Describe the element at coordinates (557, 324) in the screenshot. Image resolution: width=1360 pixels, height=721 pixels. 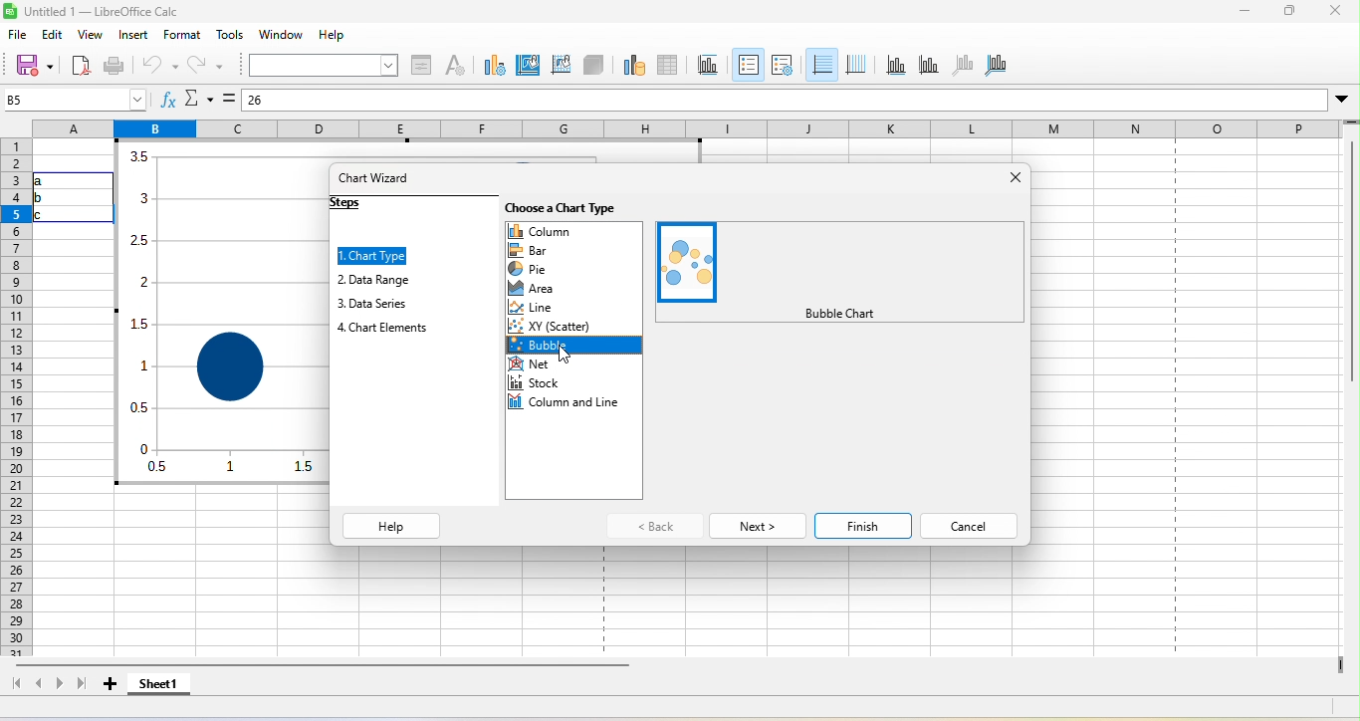
I see `xy` at that location.